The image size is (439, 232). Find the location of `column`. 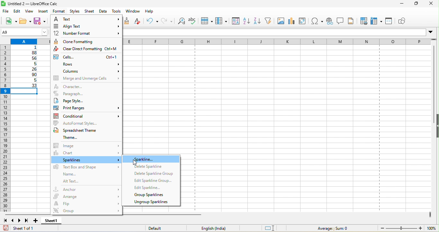

column is located at coordinates (221, 22).